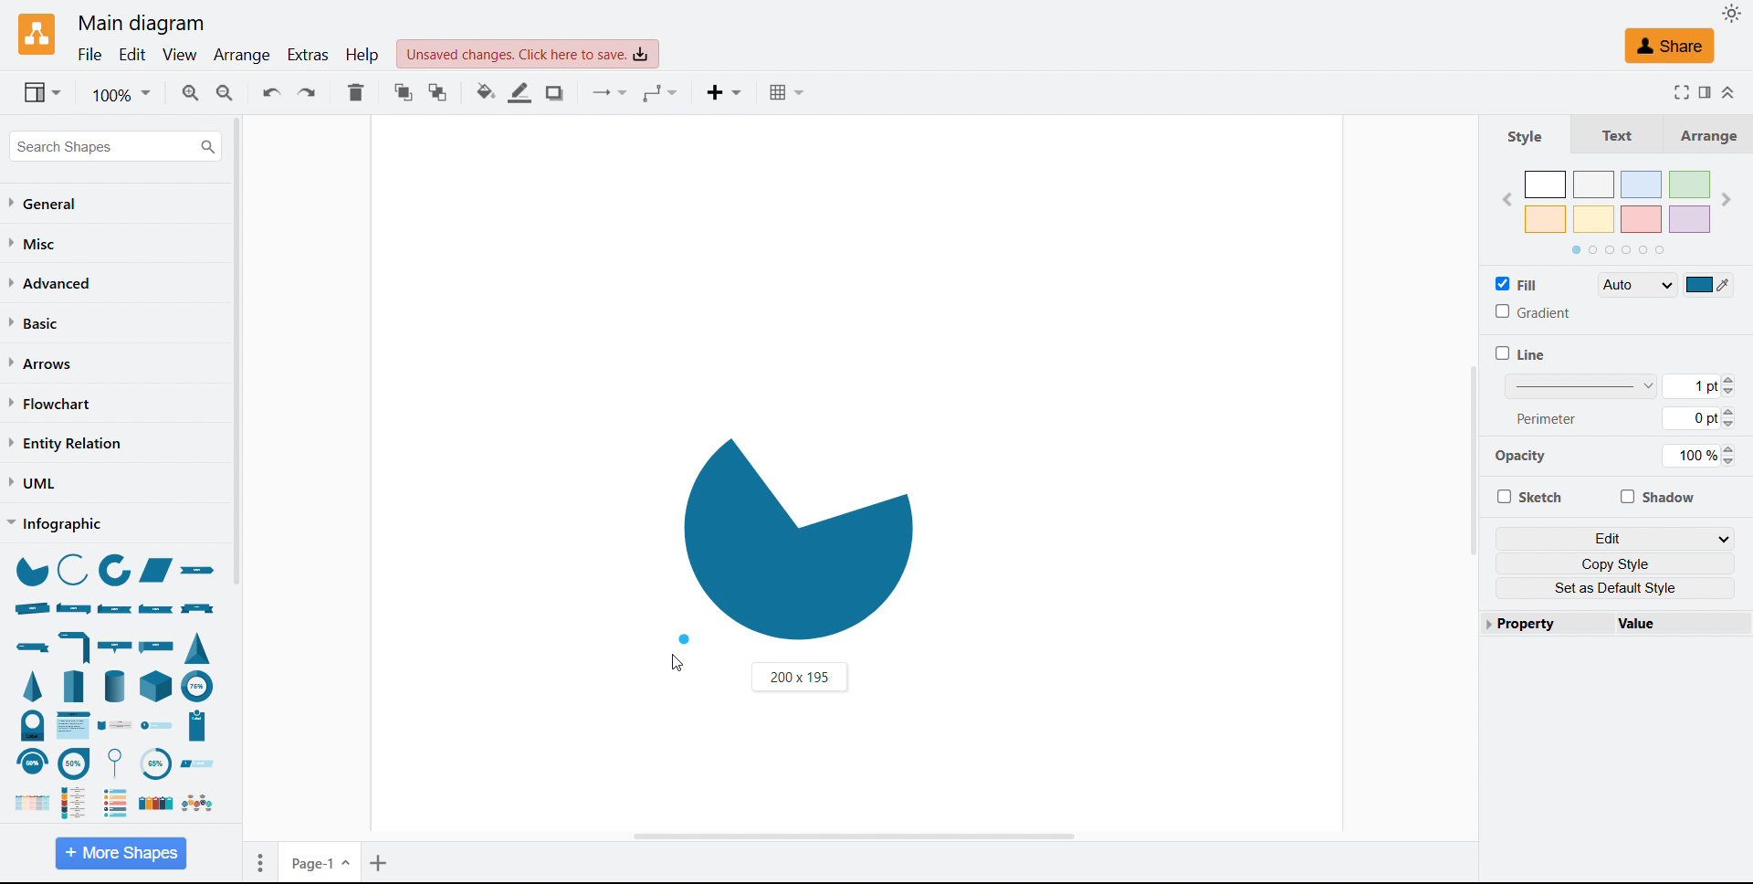 The height and width of the screenshot is (884, 1753). Describe the element at coordinates (197, 763) in the screenshot. I see `angled entry` at that location.